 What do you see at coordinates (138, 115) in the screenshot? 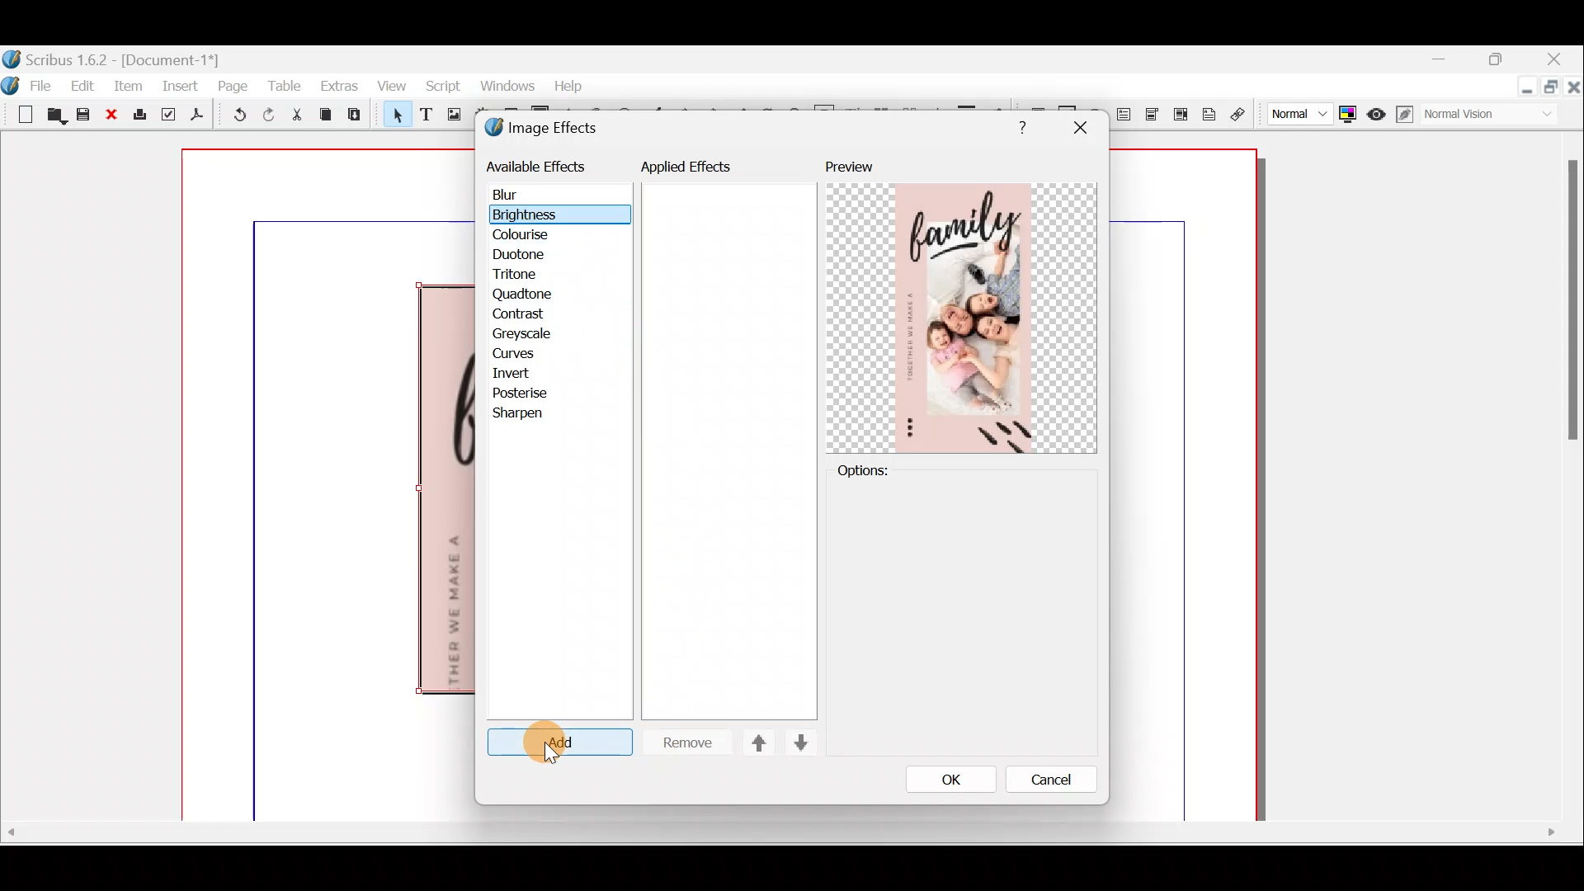
I see `Print` at bounding box center [138, 115].